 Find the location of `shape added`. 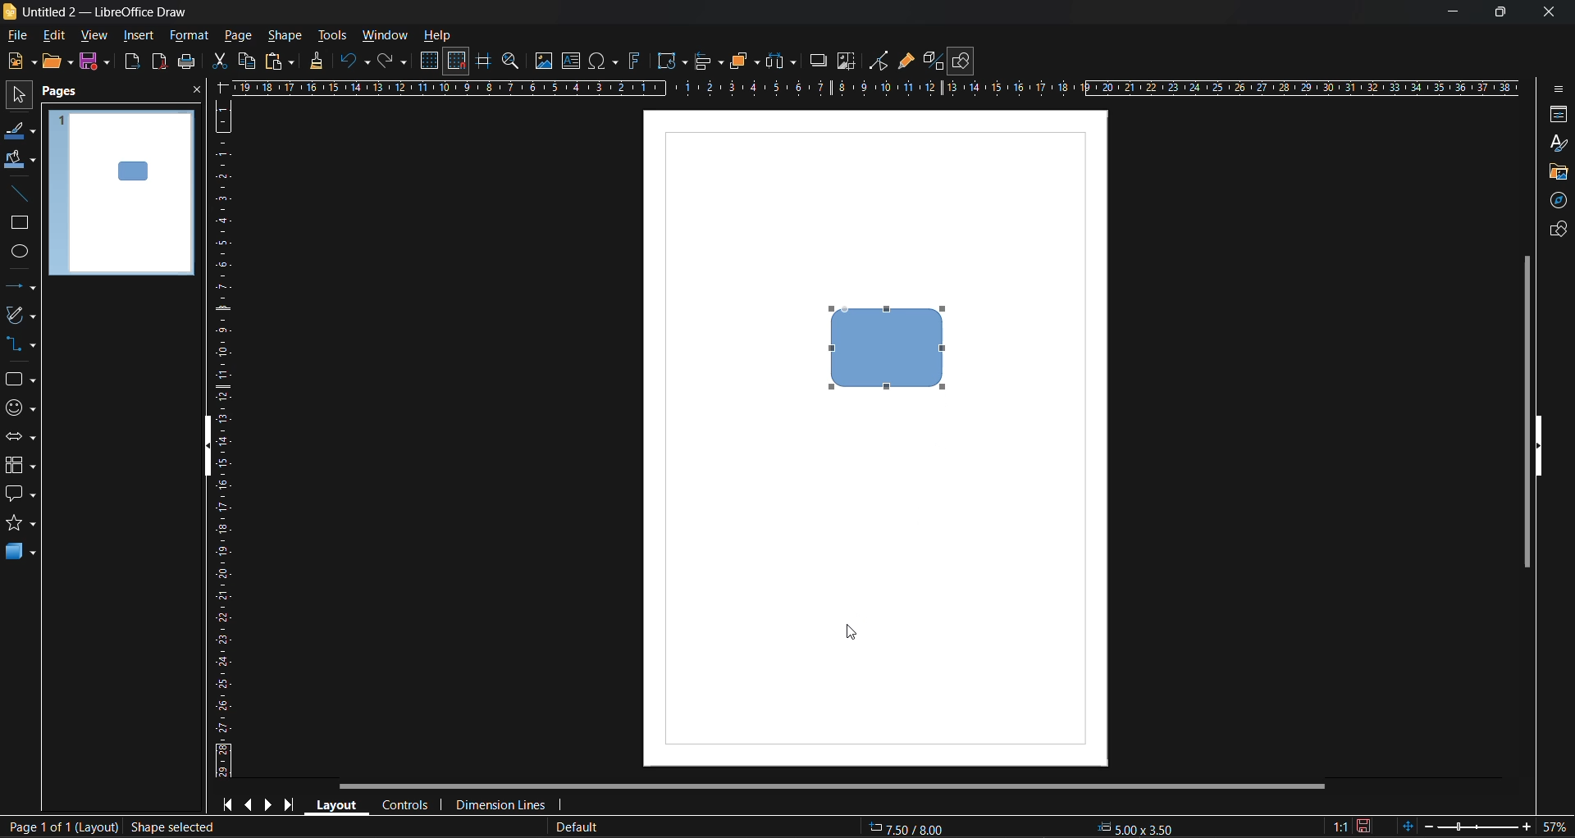

shape added is located at coordinates (170, 827).